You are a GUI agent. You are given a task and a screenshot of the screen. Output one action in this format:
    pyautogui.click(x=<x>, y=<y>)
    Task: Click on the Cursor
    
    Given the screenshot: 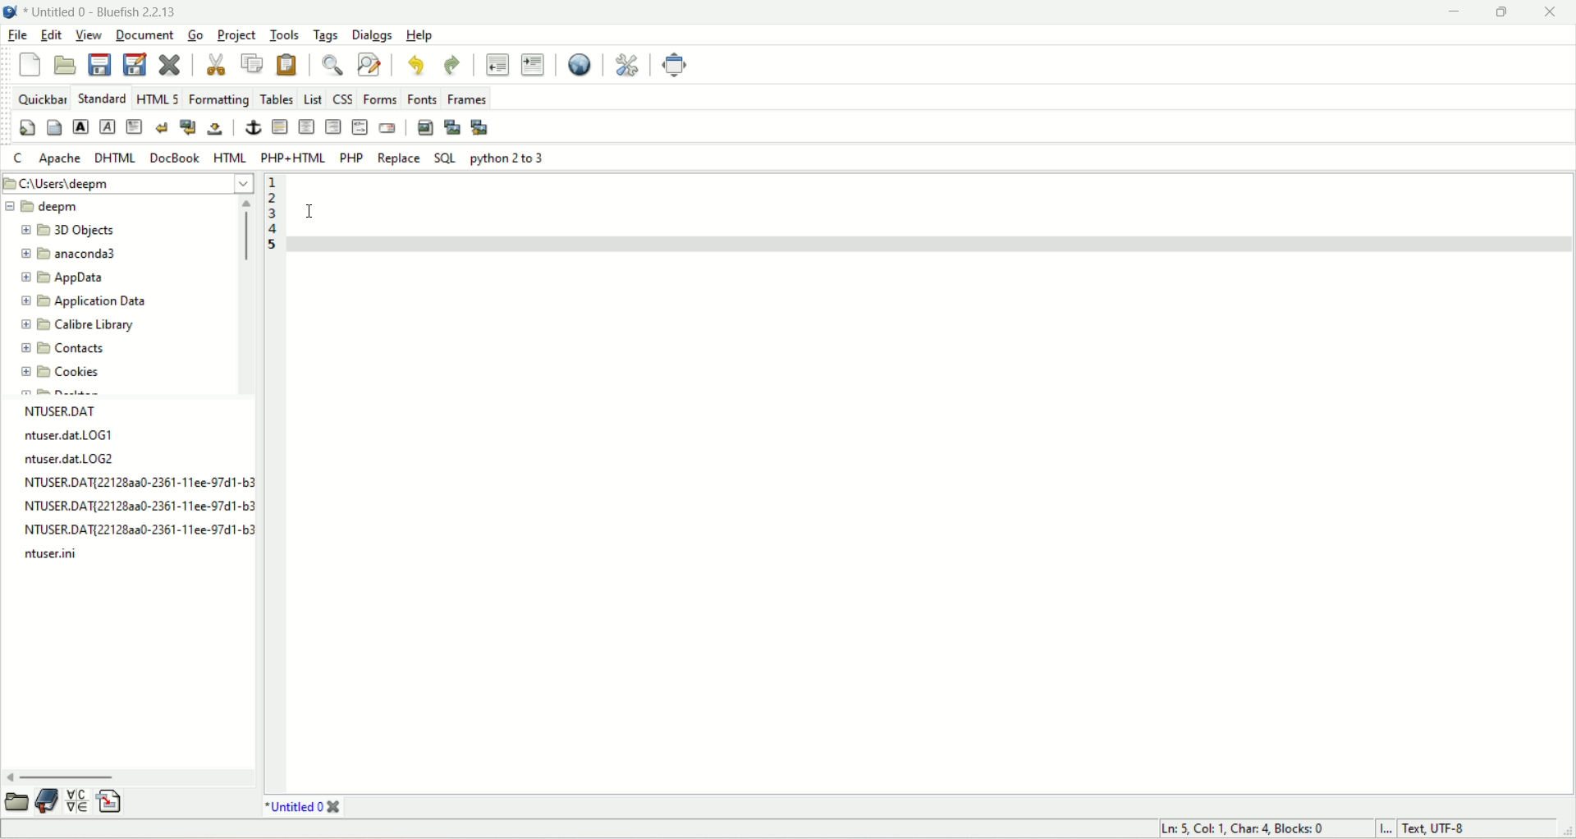 What is the action you would take?
    pyautogui.click(x=309, y=211)
    